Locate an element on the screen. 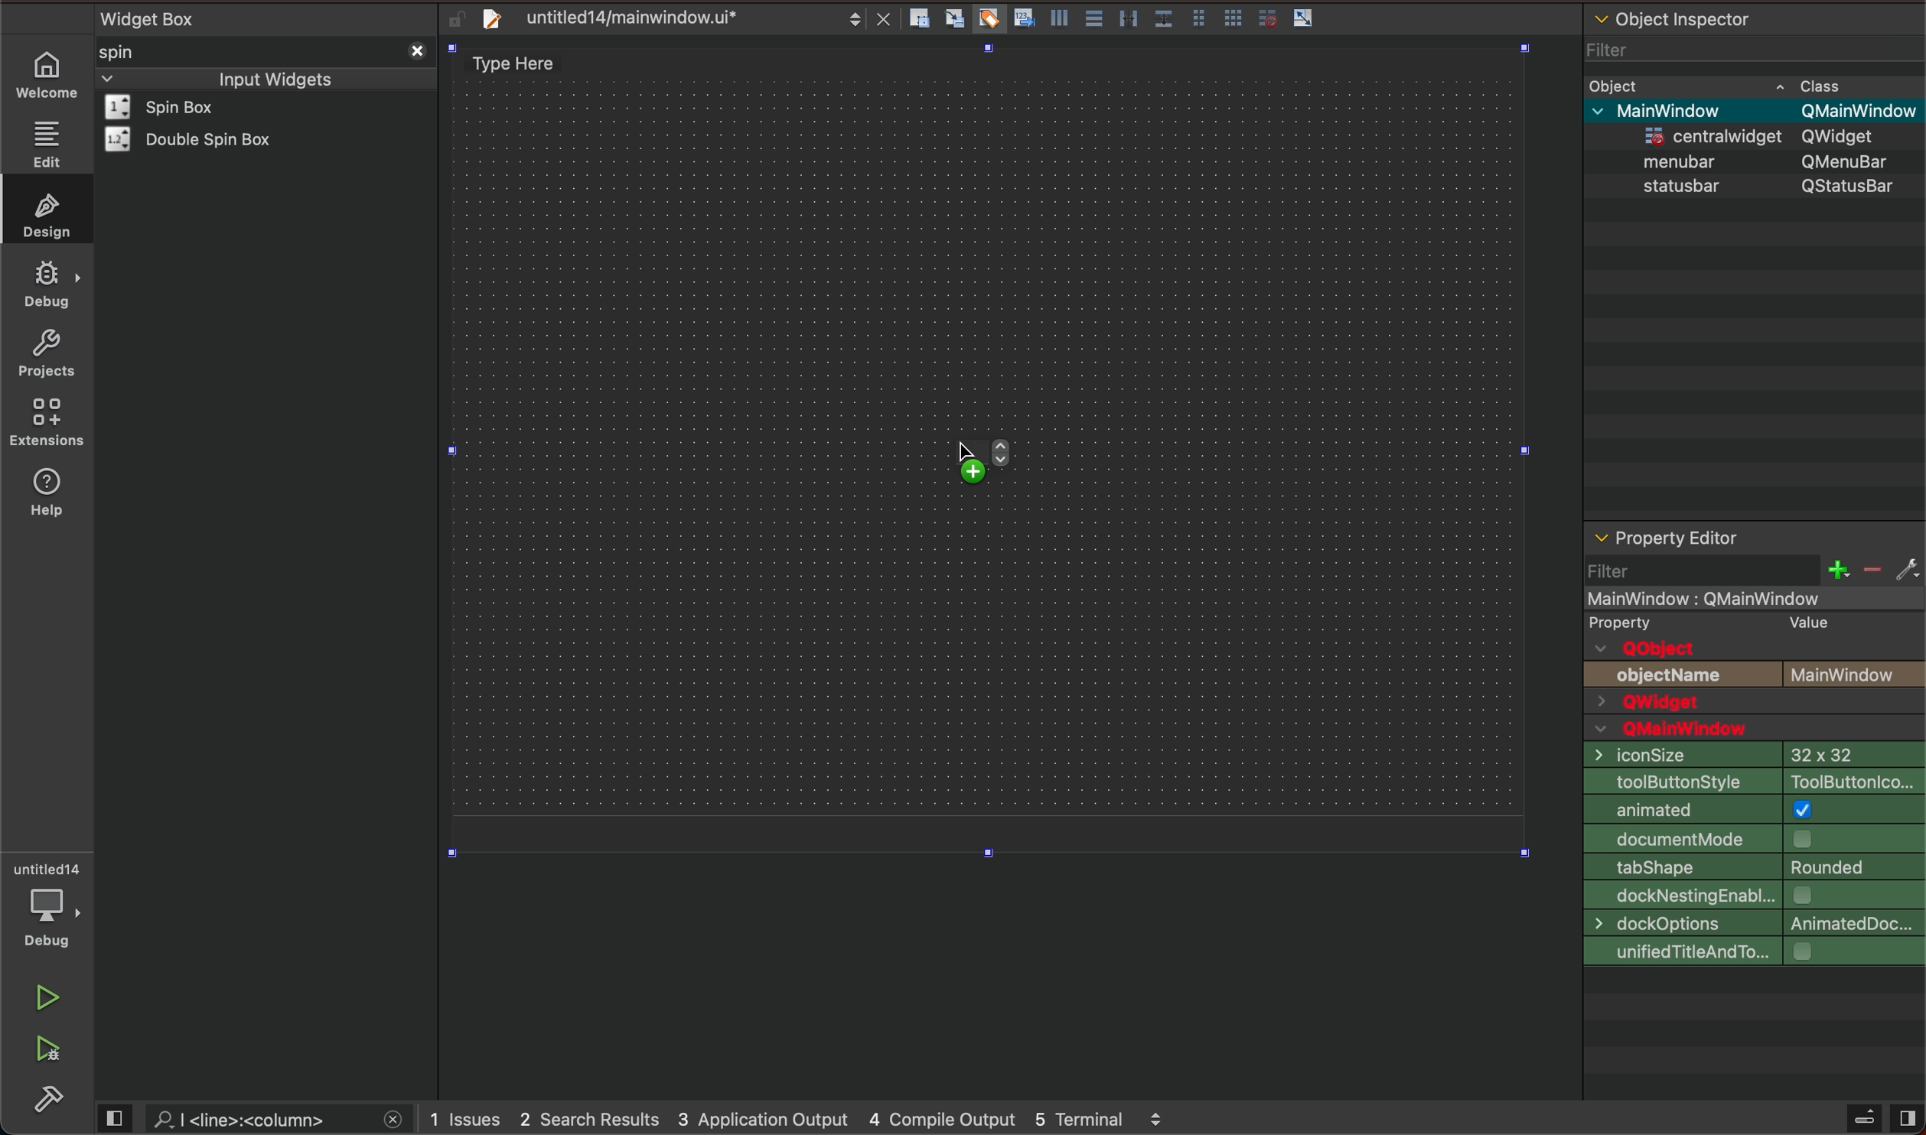  text is located at coordinates (1639, 622).